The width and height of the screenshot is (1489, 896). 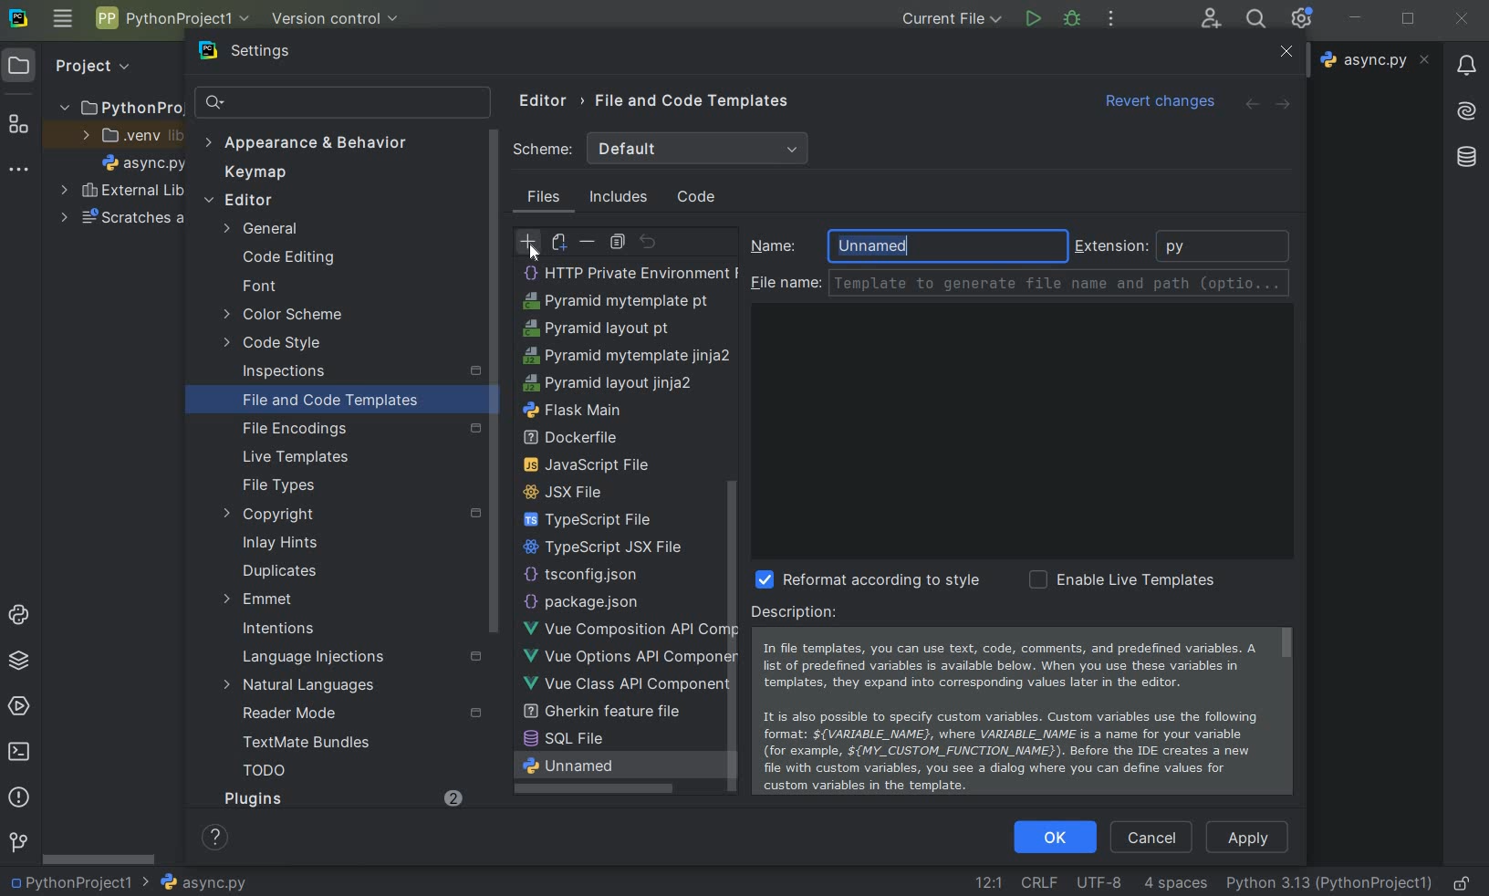 I want to click on project name, so click(x=121, y=106).